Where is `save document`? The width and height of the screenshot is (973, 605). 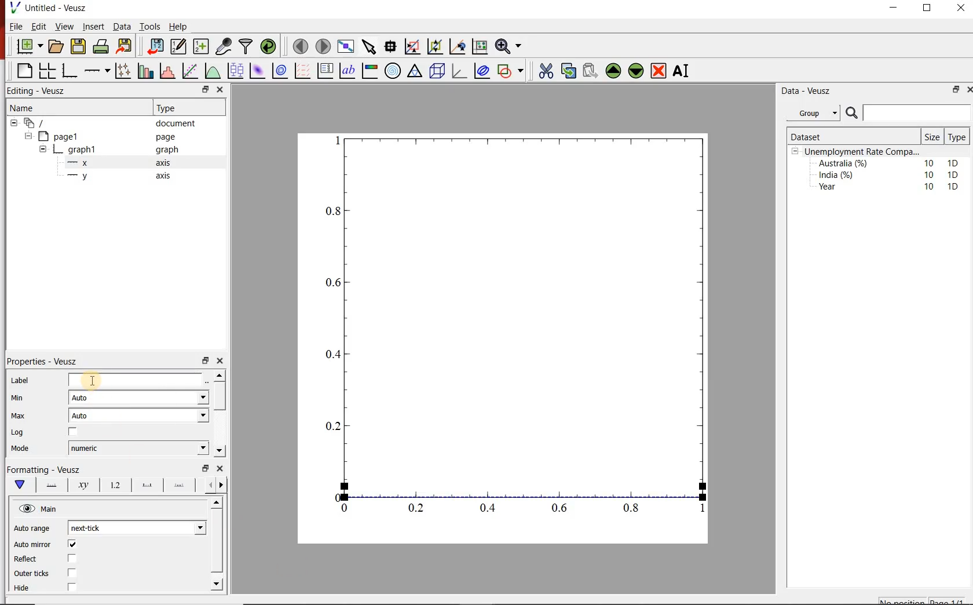 save document is located at coordinates (78, 46).